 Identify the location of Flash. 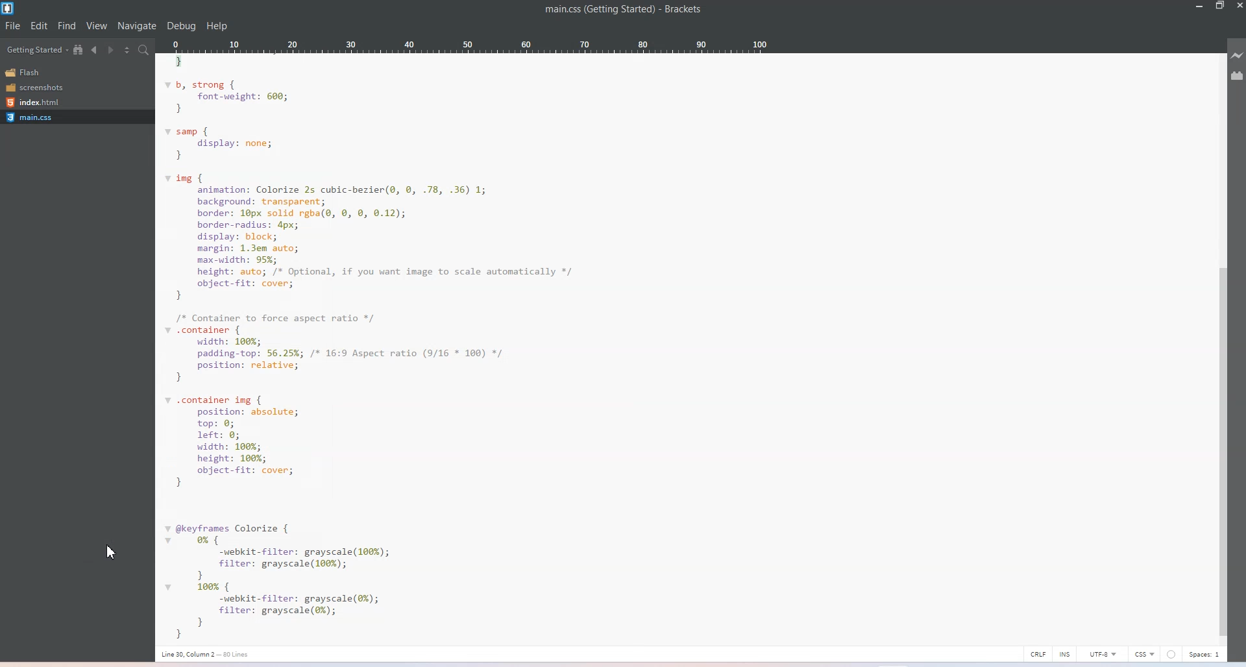
(39, 72).